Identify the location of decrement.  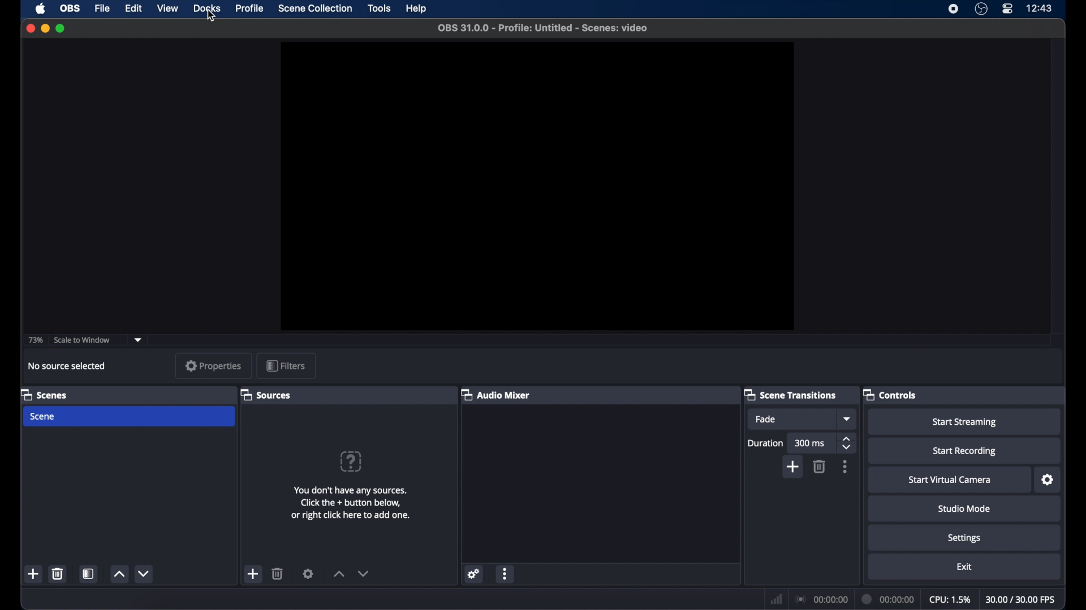
(364, 573).